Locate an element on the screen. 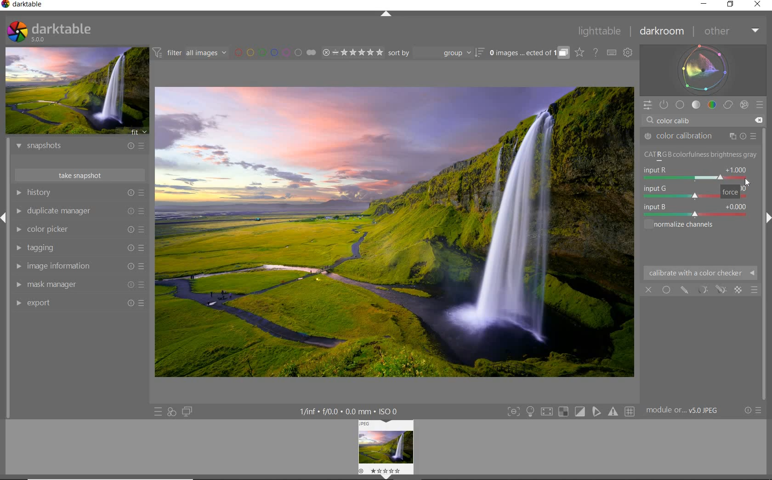  color is located at coordinates (711, 105).